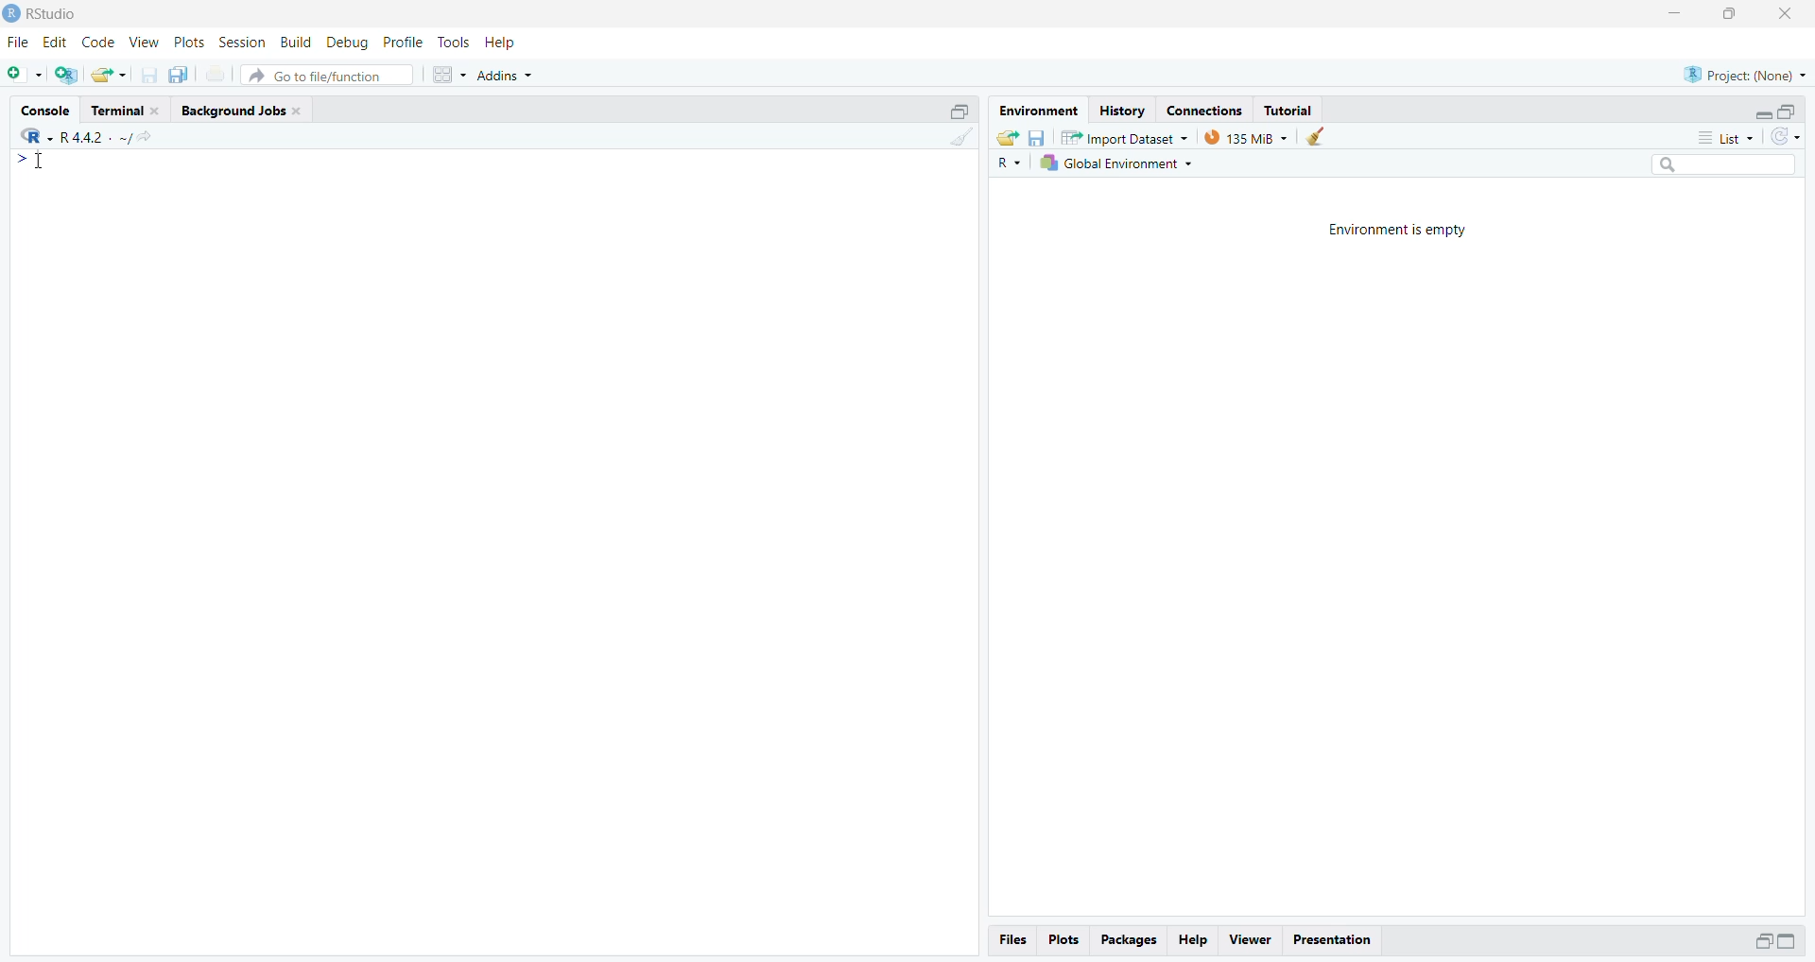 The height and width of the screenshot is (962, 1815). I want to click on Minimize, so click(1759, 941).